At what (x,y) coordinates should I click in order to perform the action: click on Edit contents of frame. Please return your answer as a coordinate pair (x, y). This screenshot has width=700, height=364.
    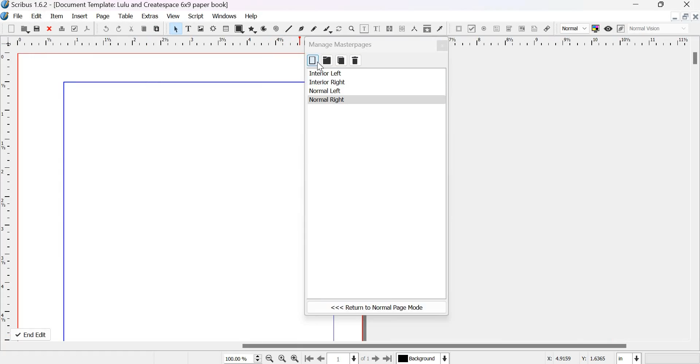
    Looking at the image, I should click on (364, 28).